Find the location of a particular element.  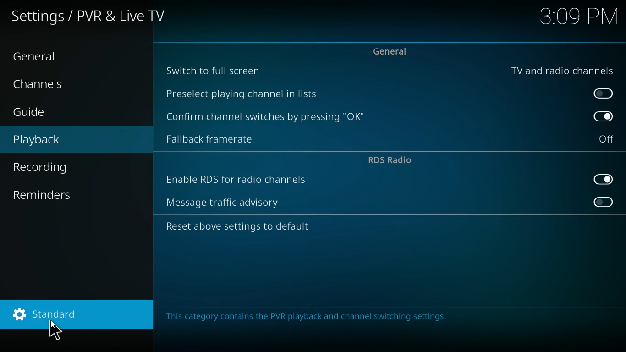

off is located at coordinates (601, 93).